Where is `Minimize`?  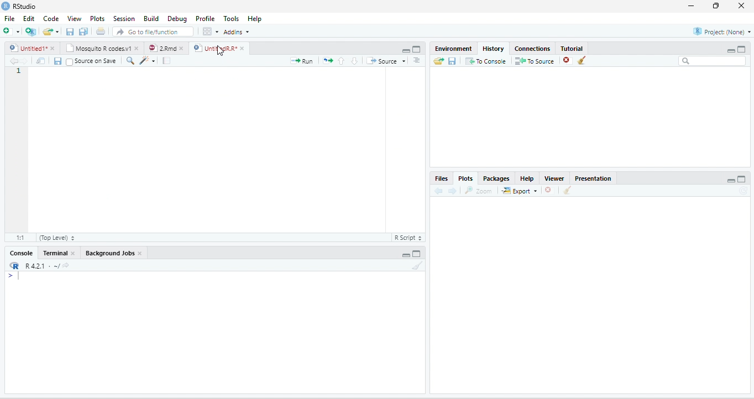 Minimize is located at coordinates (405, 255).